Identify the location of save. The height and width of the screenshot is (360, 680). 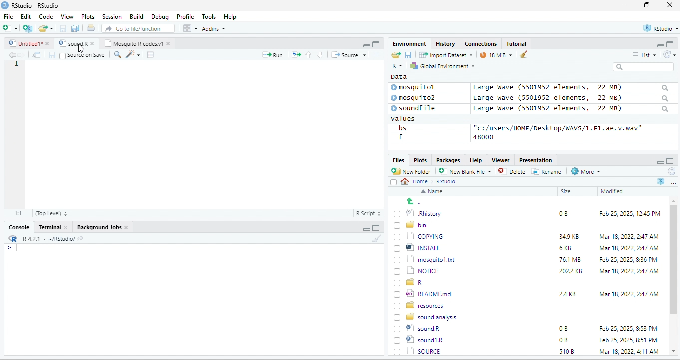
(408, 54).